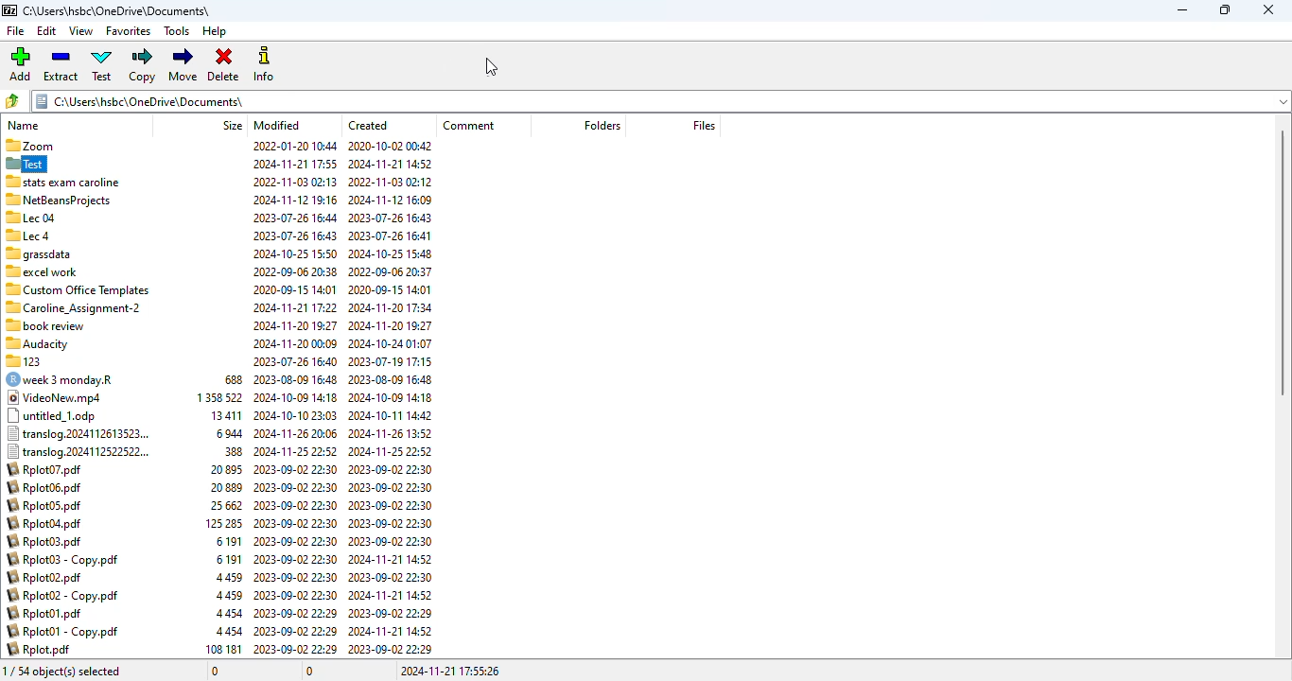 The height and width of the screenshot is (681, 1292). Describe the element at coordinates (28, 146) in the screenshot. I see `Zoom` at that location.